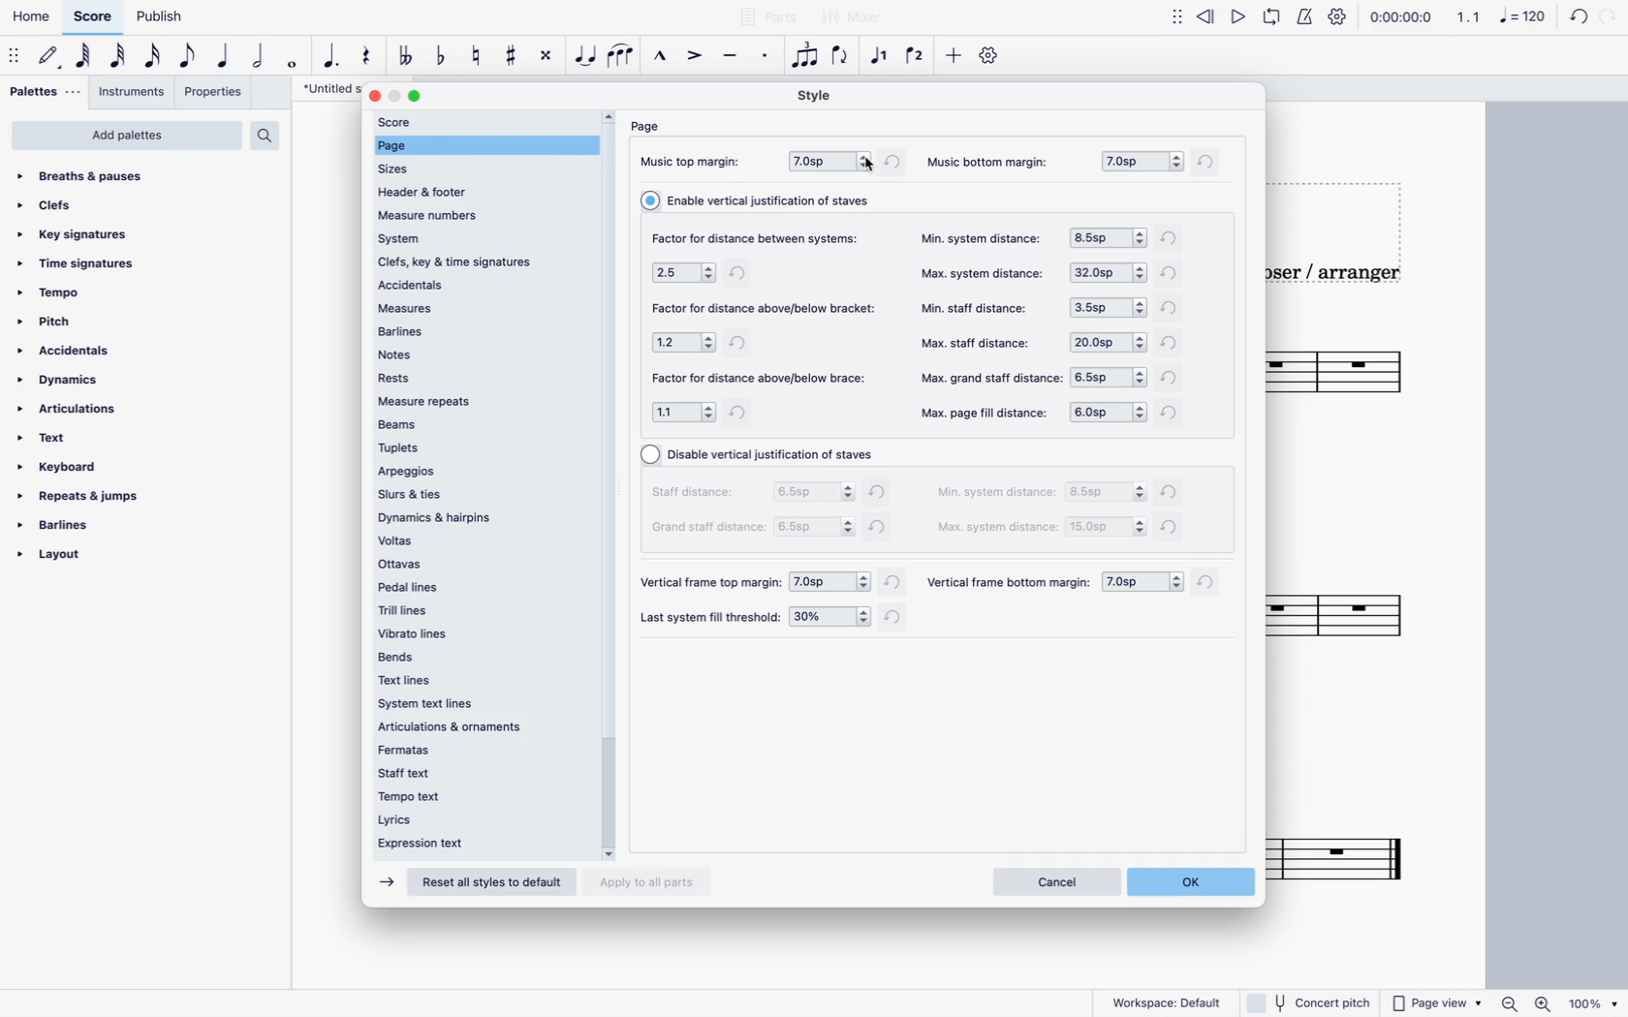  What do you see at coordinates (1597, 1002) in the screenshot?
I see `zoom percentage` at bounding box center [1597, 1002].